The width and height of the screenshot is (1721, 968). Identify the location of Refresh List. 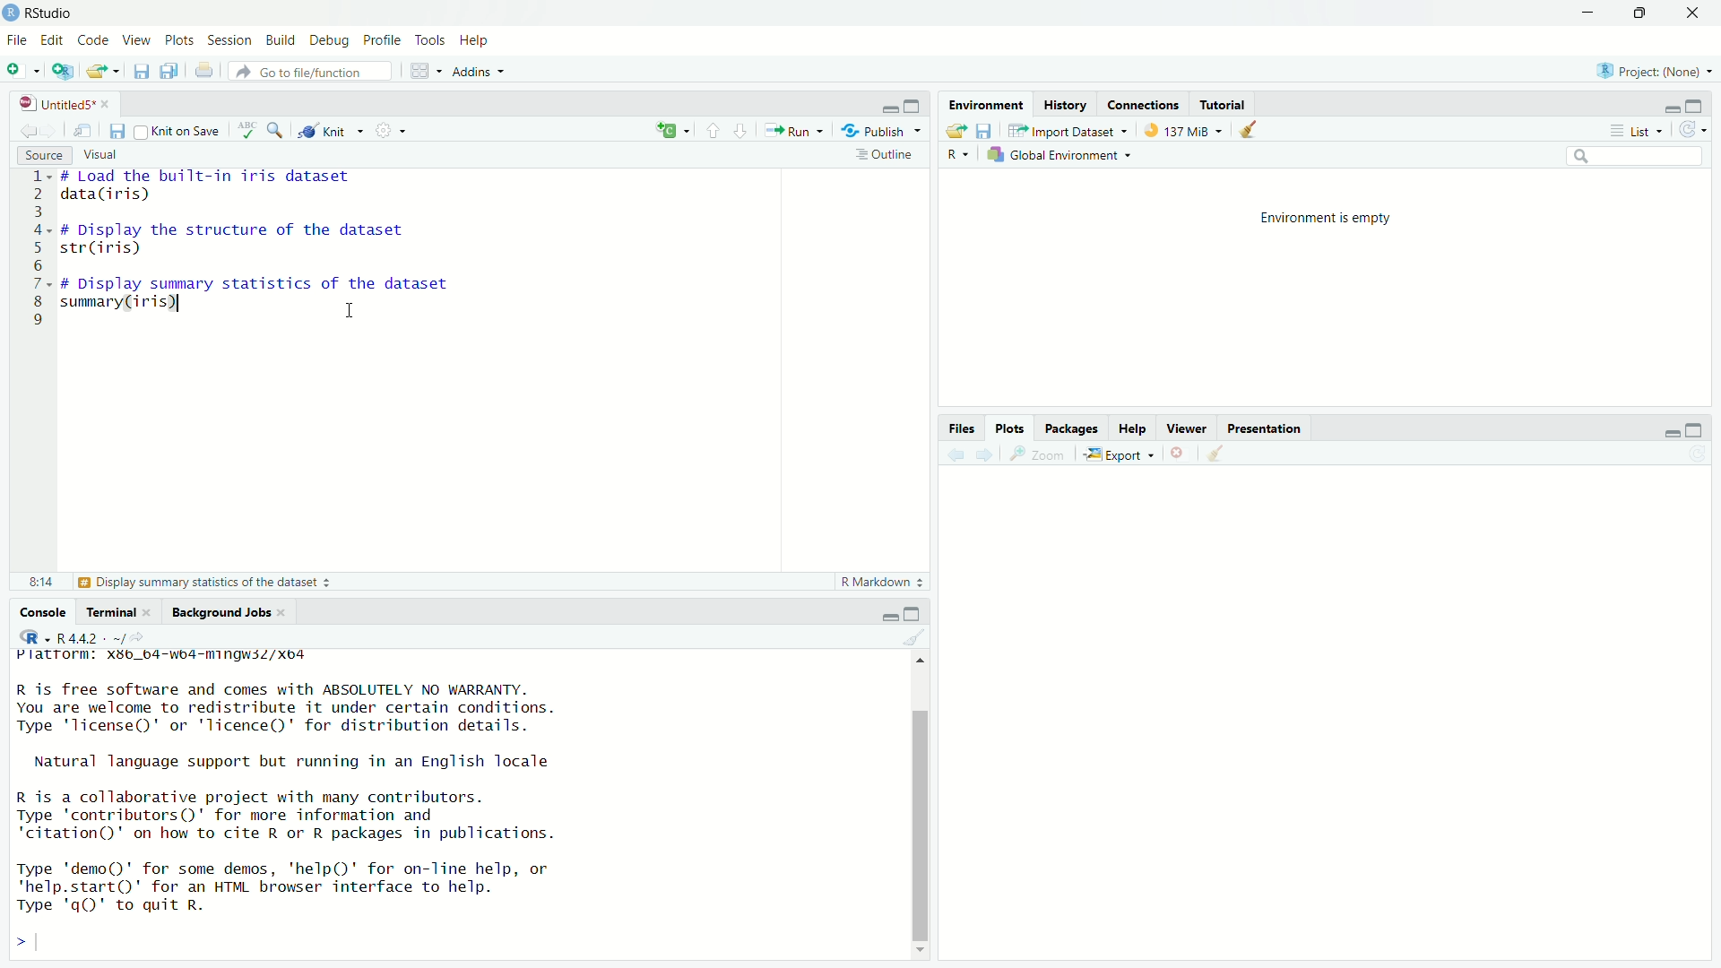
(1697, 454).